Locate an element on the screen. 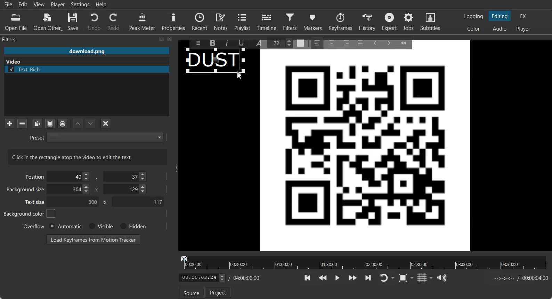  Jobs is located at coordinates (409, 22).